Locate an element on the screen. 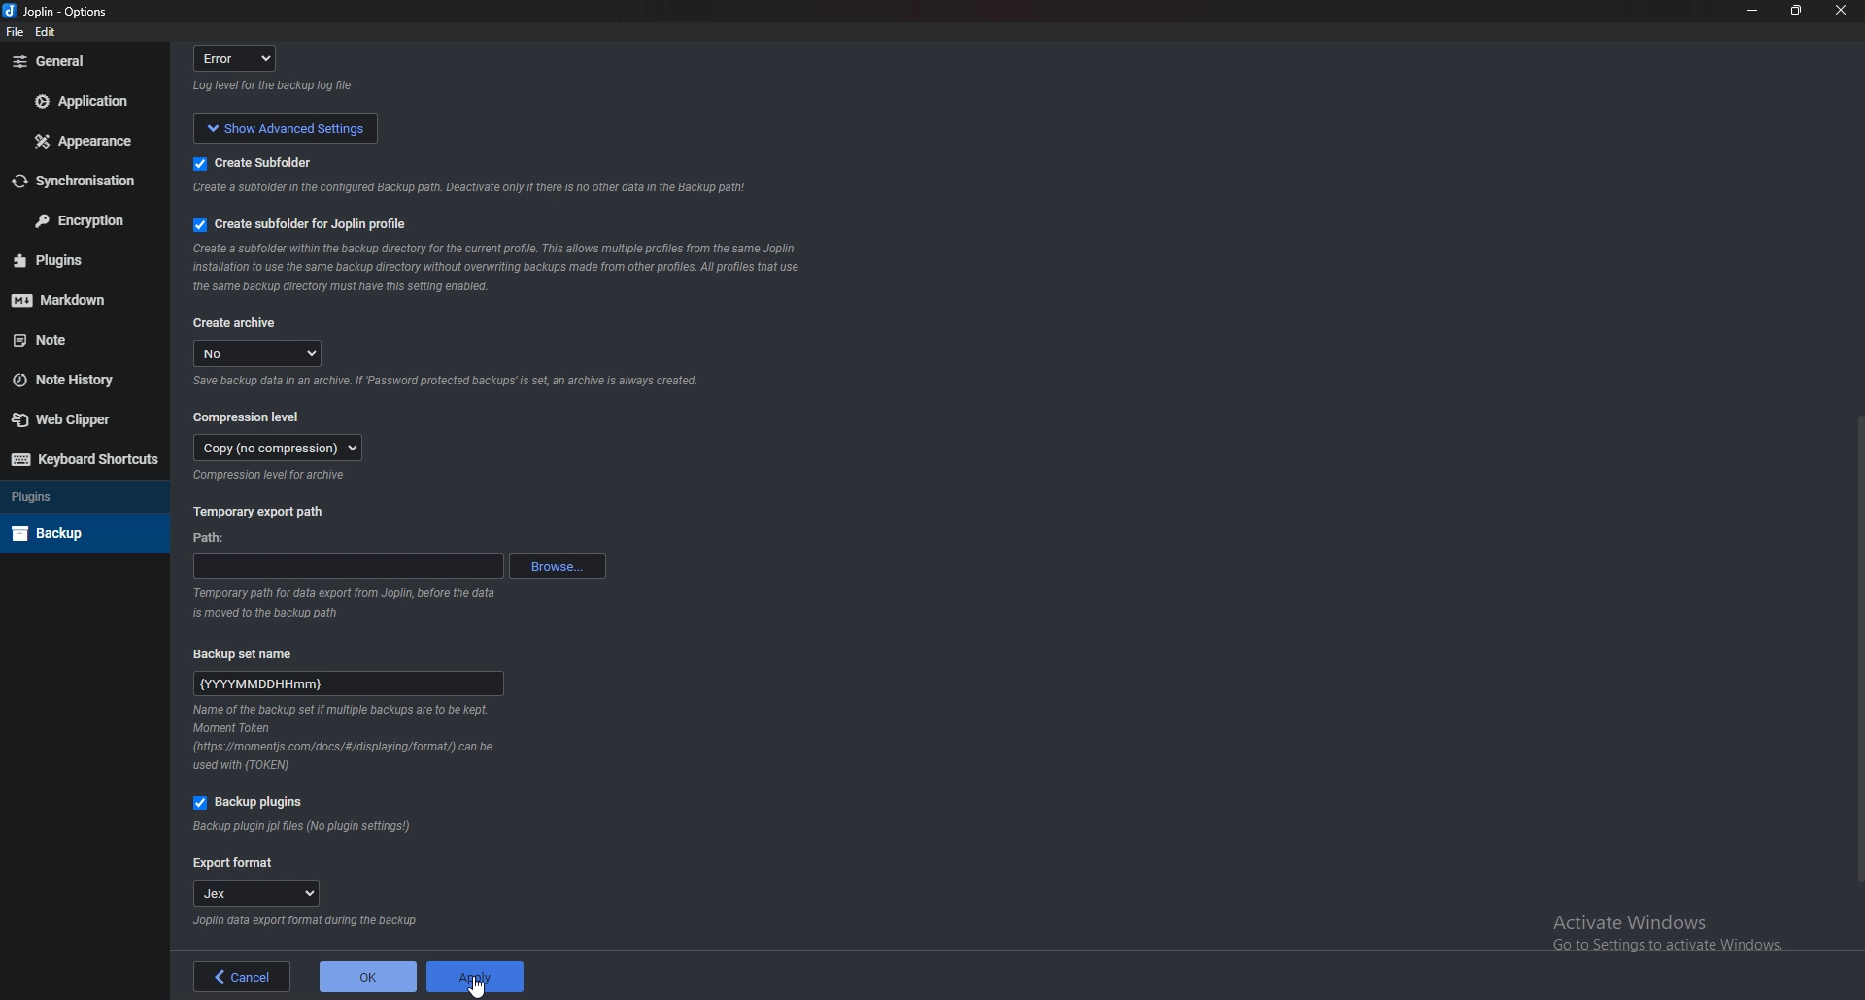 The image size is (1865, 1000). Info is located at coordinates (274, 476).